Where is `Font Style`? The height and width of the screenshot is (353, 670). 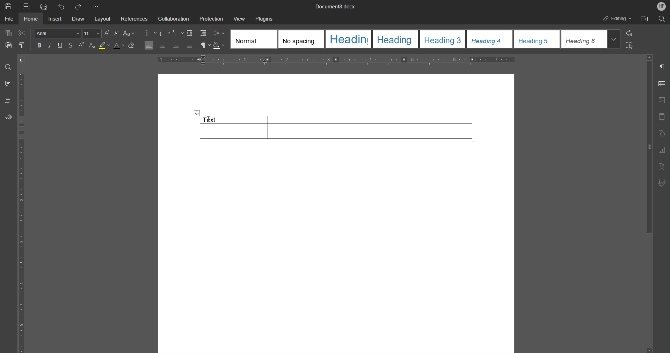
Font Style is located at coordinates (58, 33).